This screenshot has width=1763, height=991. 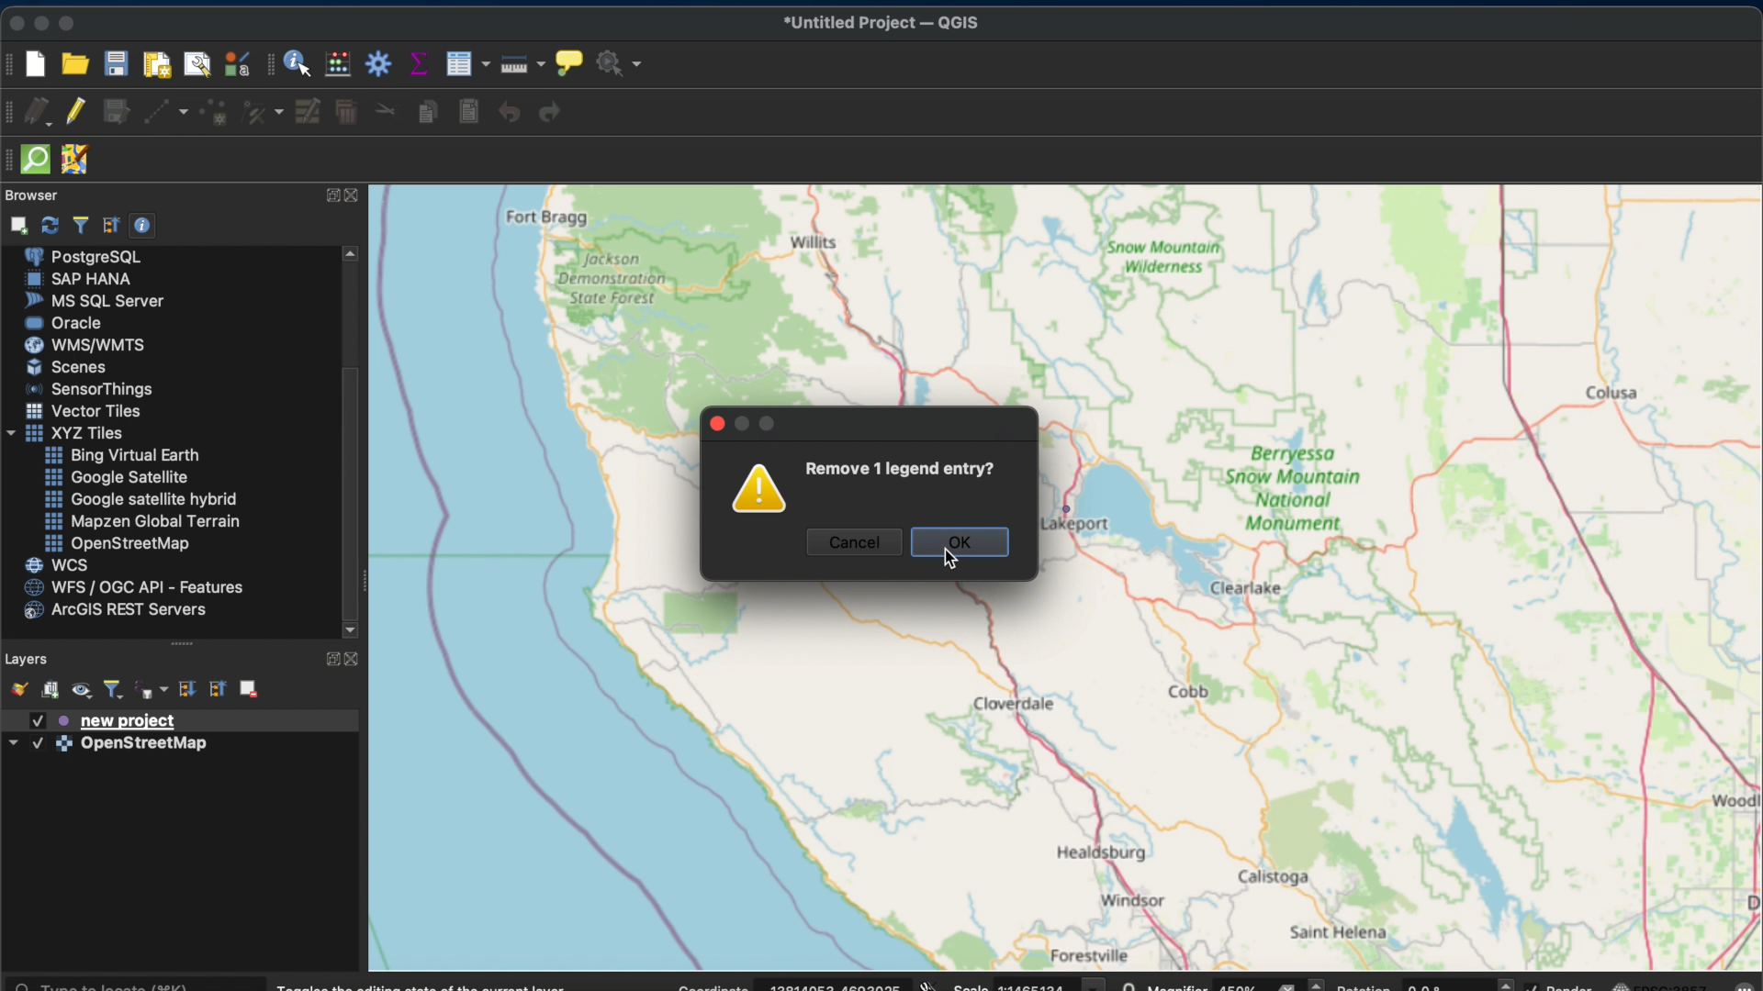 What do you see at coordinates (466, 63) in the screenshot?
I see `open attribute table` at bounding box center [466, 63].